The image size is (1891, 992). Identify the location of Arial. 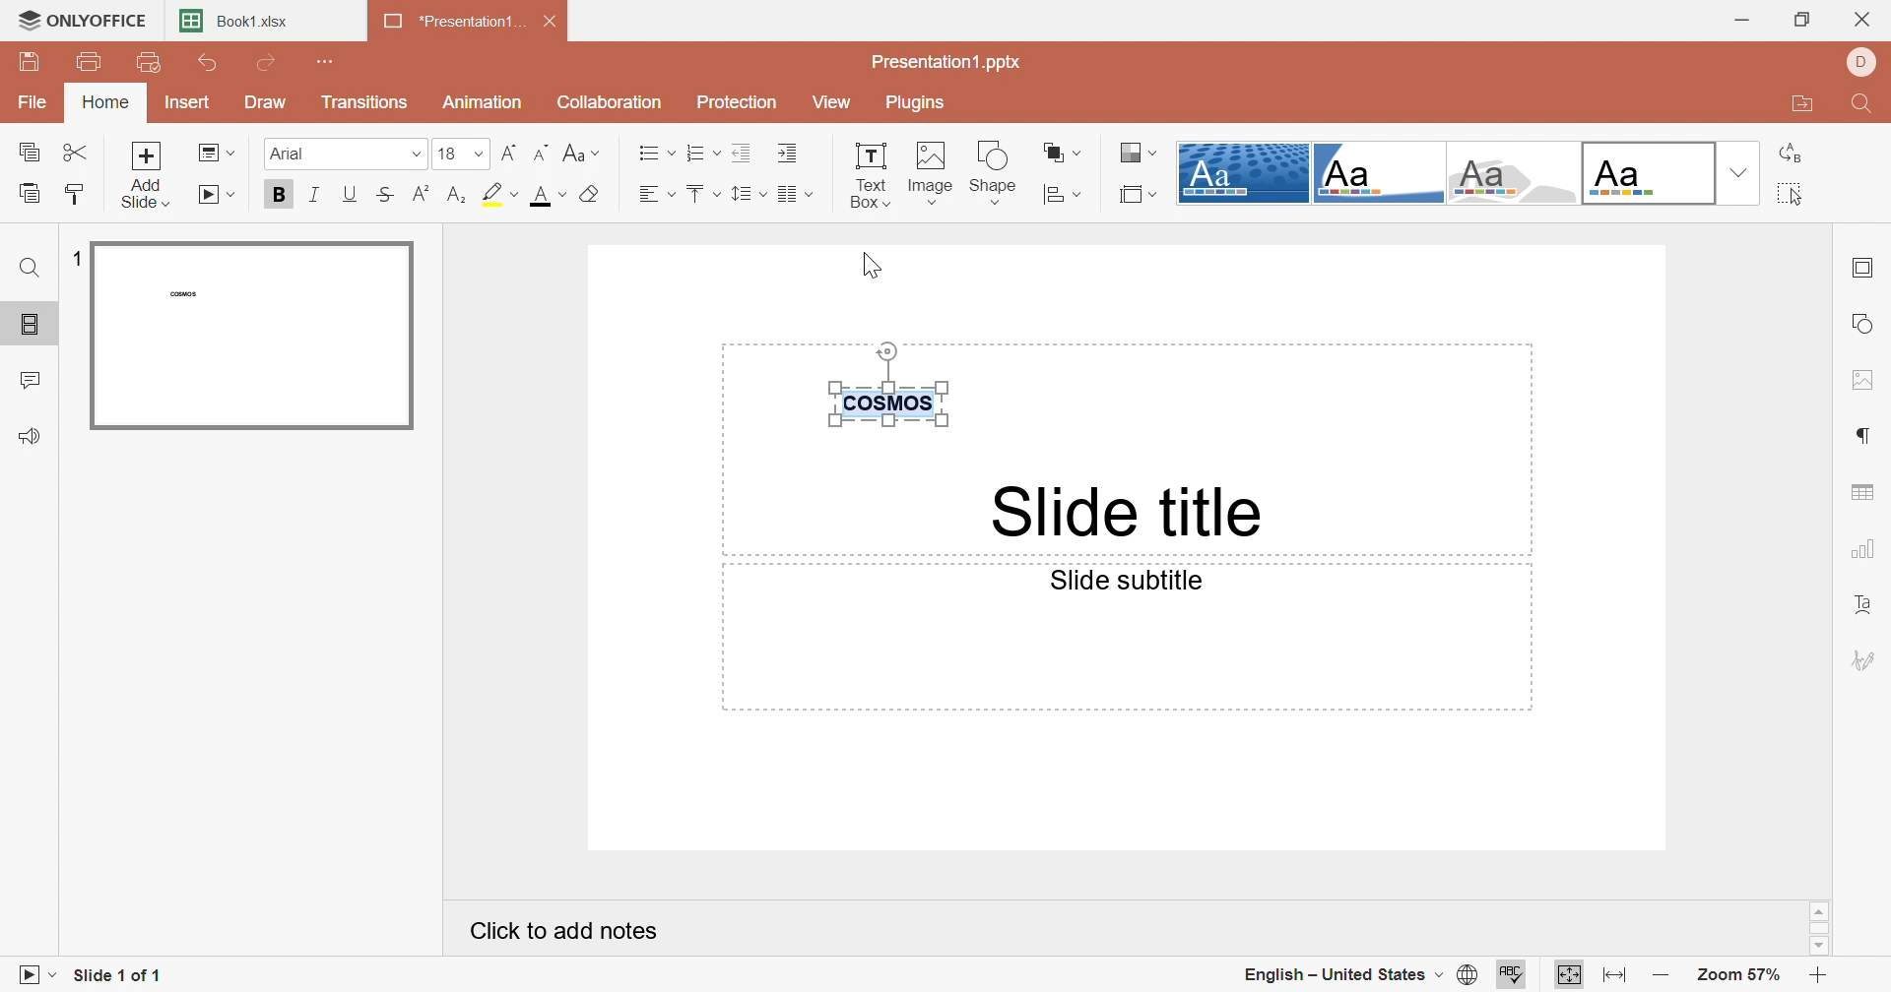
(348, 155).